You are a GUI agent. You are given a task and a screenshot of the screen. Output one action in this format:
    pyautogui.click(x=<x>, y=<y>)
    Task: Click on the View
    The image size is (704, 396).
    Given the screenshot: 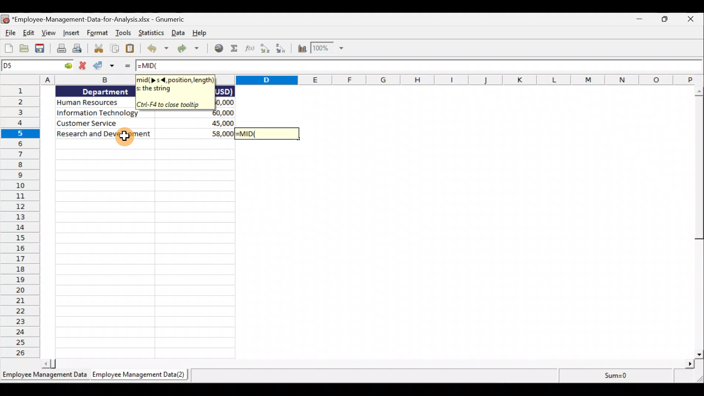 What is the action you would take?
    pyautogui.click(x=49, y=33)
    